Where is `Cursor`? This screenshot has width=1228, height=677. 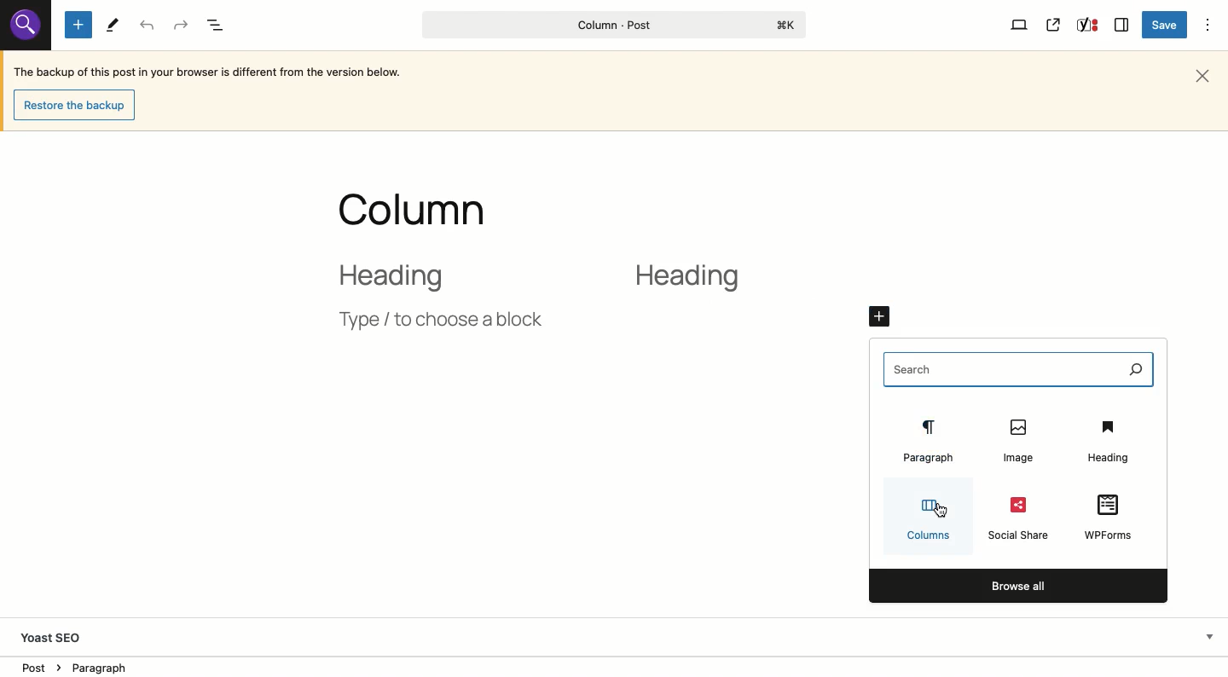
Cursor is located at coordinates (940, 512).